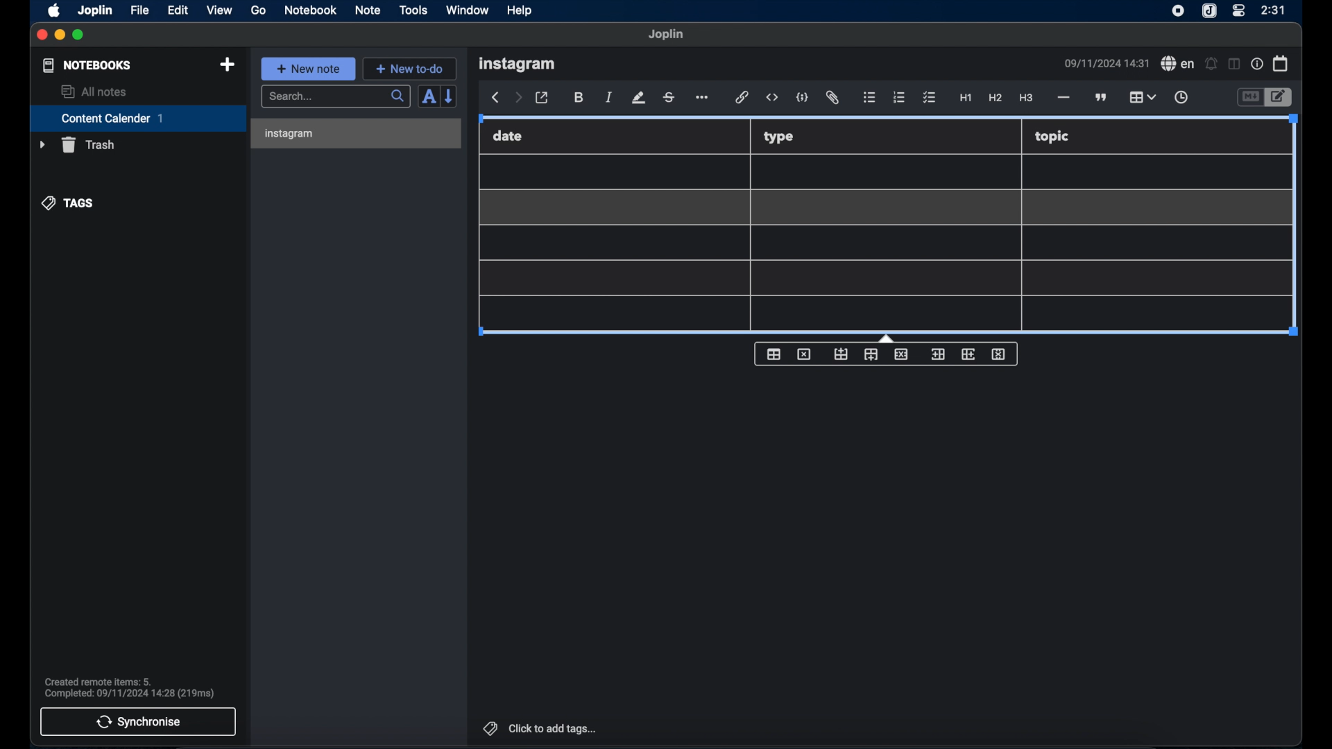 This screenshot has height=749, width=1332. What do you see at coordinates (900, 354) in the screenshot?
I see `delete row` at bounding box center [900, 354].